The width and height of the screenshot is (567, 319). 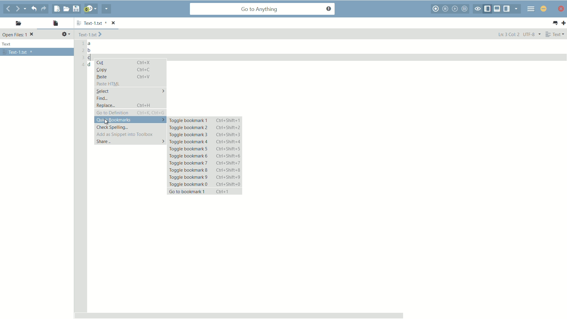 I want to click on cut ctrl+X, so click(x=125, y=63).